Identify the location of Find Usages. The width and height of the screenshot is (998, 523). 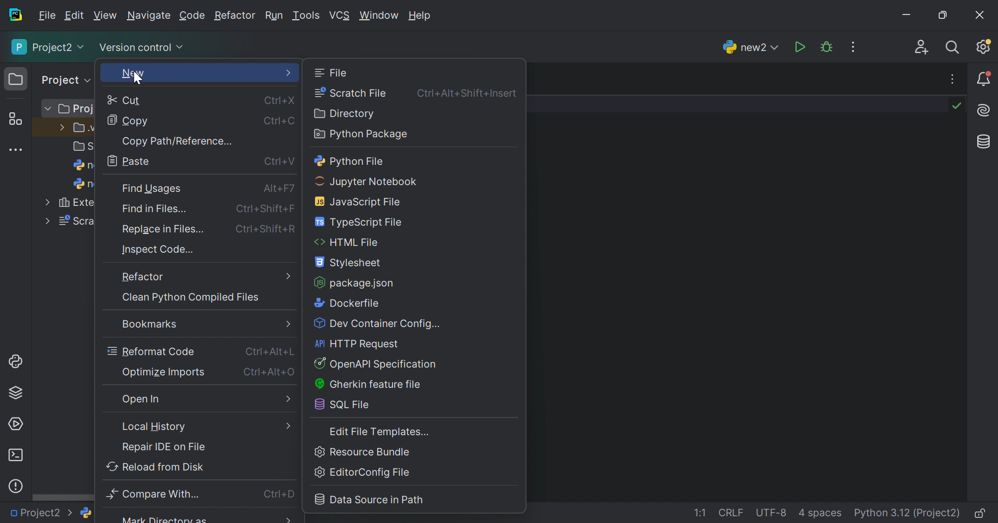
(152, 188).